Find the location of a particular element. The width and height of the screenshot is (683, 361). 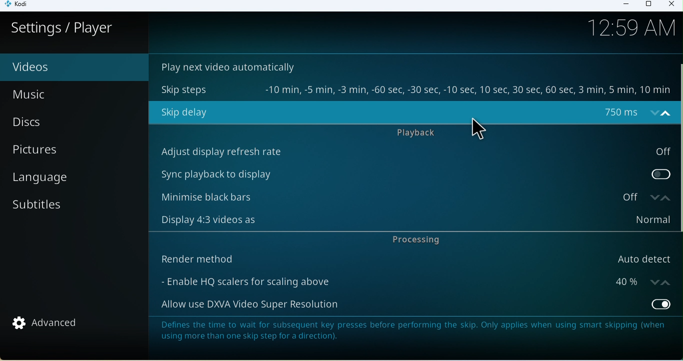

Music is located at coordinates (53, 94).